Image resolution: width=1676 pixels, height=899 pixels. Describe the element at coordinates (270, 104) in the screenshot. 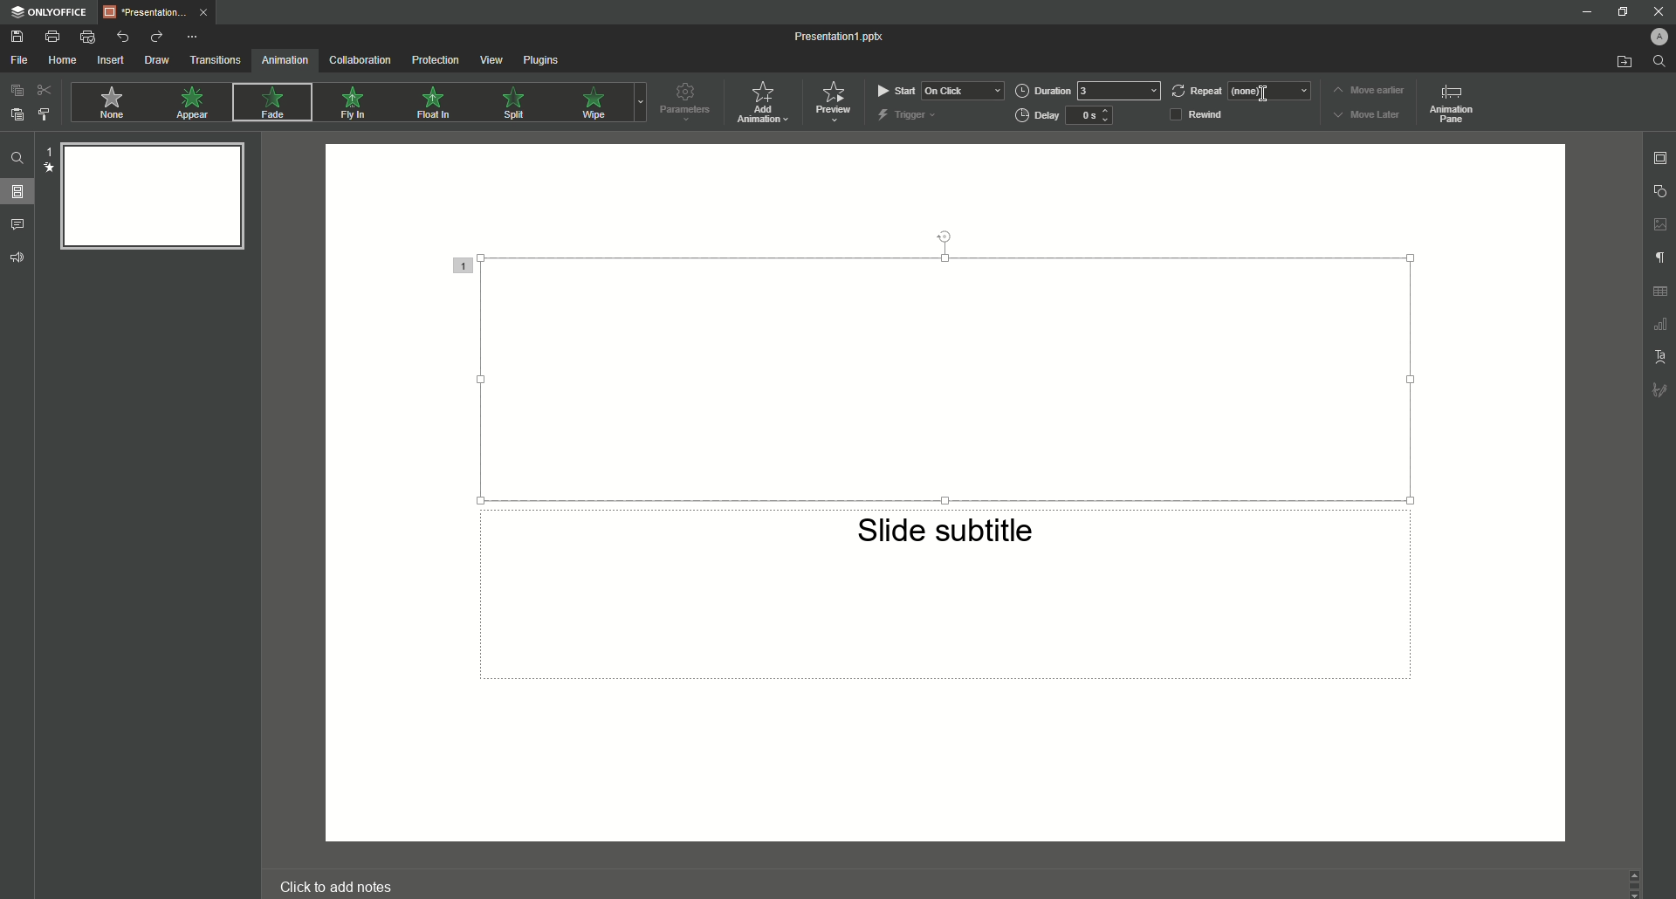

I see `Fade` at that location.